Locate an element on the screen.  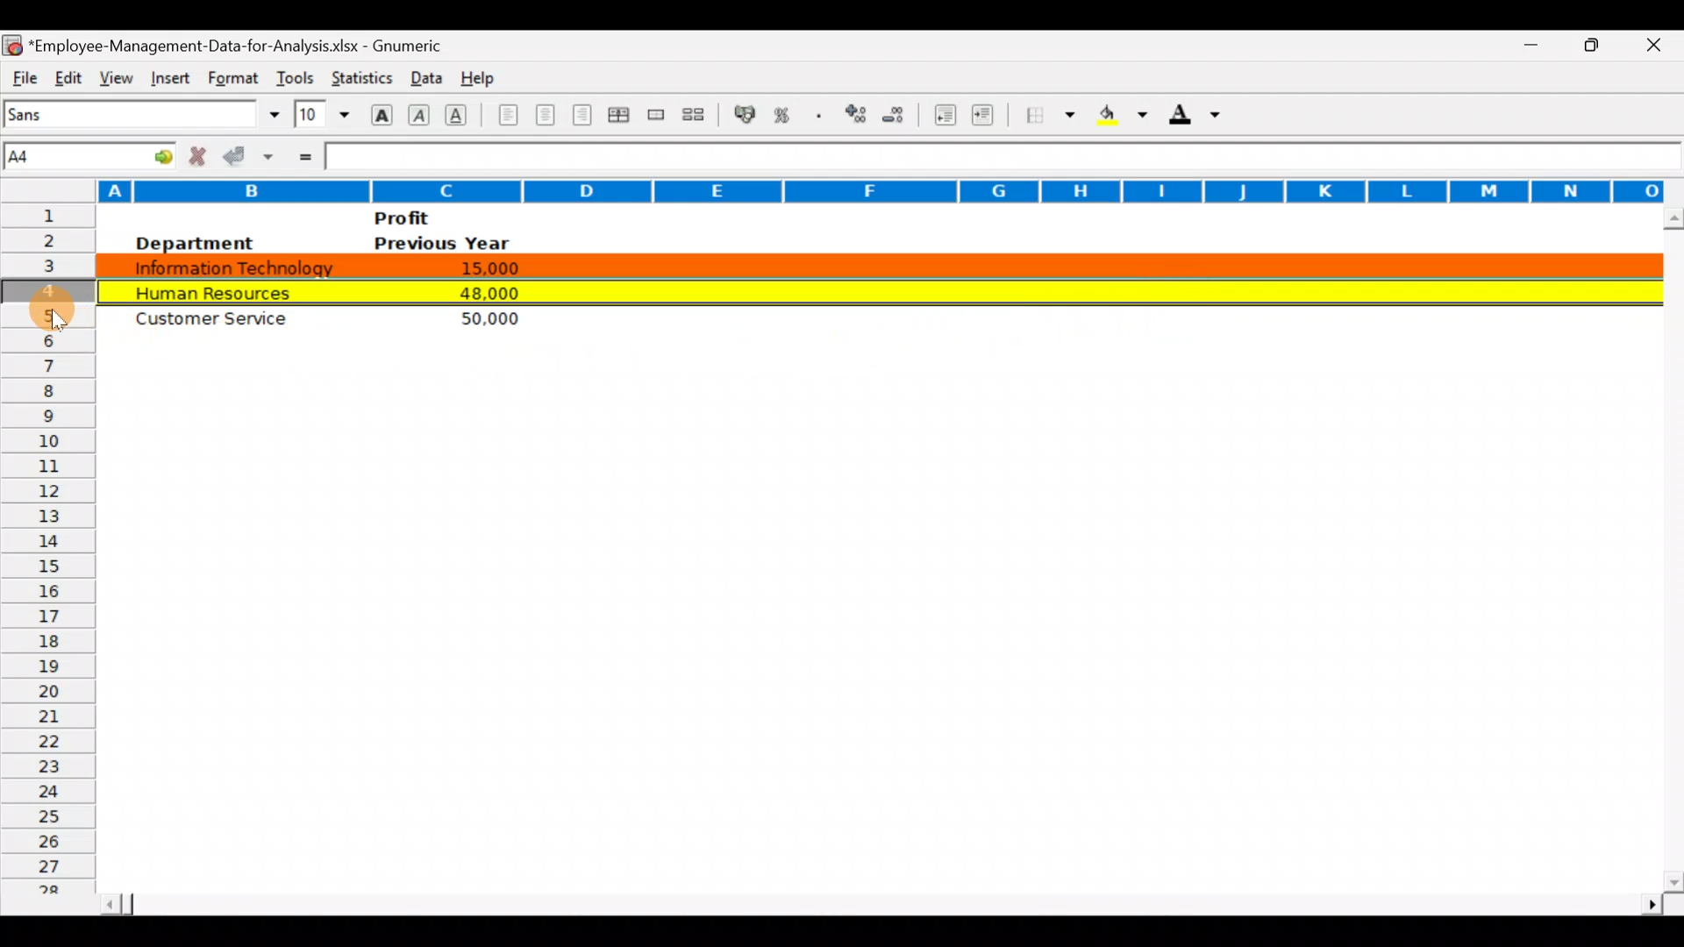
50,000 is located at coordinates (482, 318).